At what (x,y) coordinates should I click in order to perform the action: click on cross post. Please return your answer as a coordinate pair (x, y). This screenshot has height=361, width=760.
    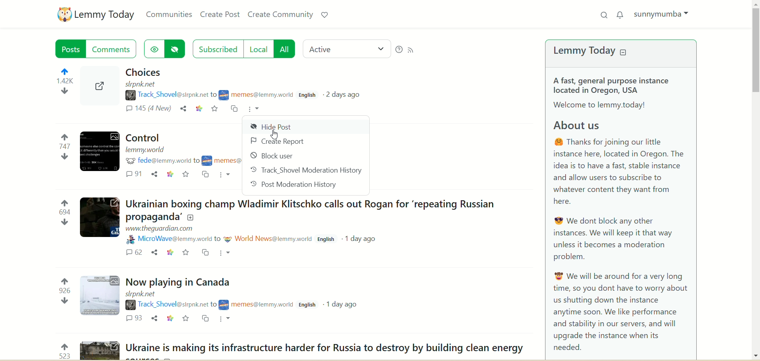
    Looking at the image, I should click on (205, 252).